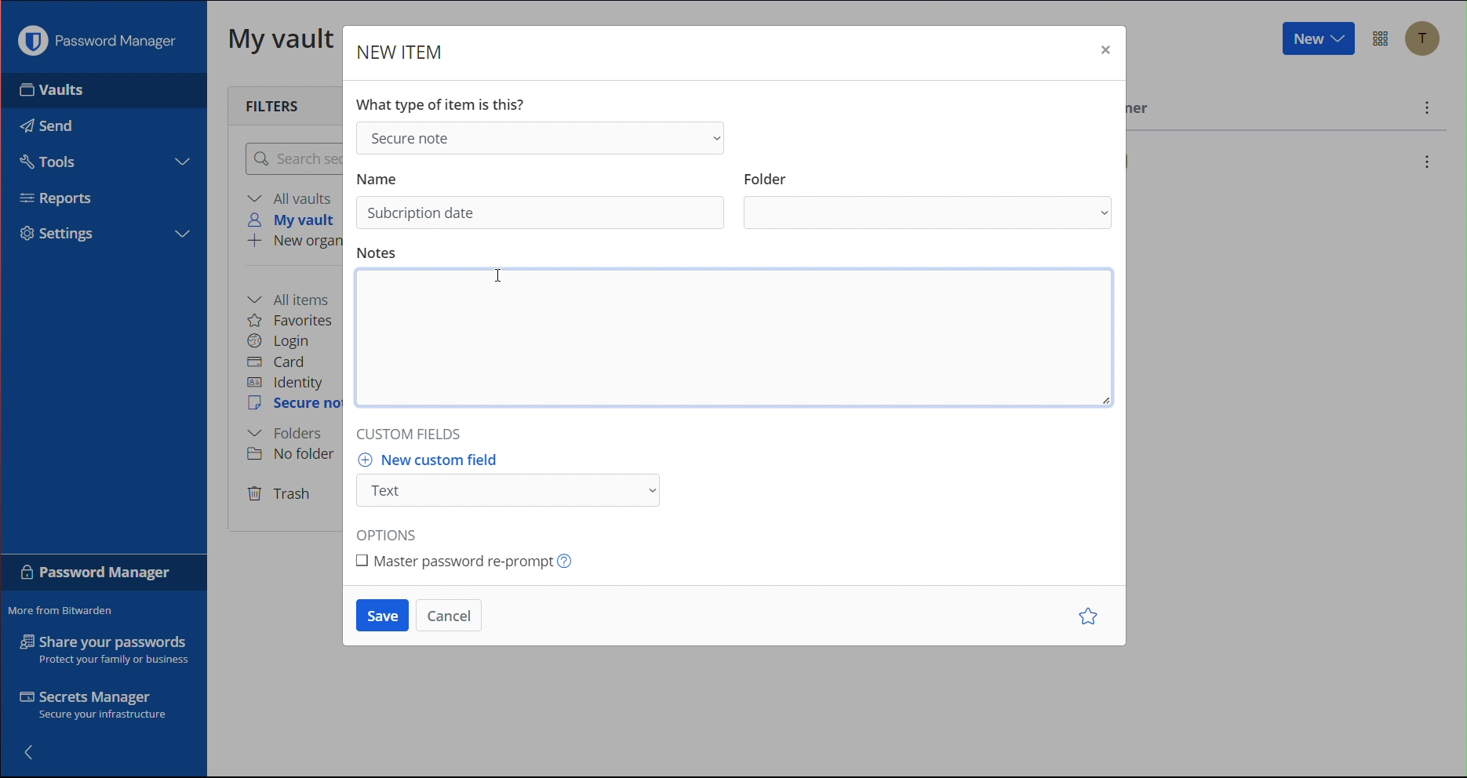 This screenshot has height=778, width=1467. I want to click on Settings, so click(64, 234).